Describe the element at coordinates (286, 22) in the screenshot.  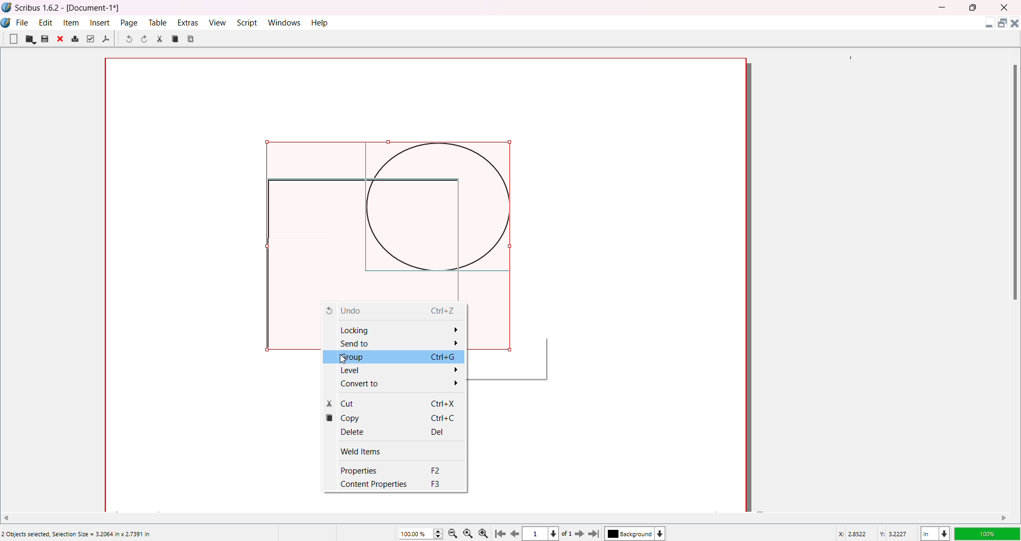
I see `Windows` at that location.